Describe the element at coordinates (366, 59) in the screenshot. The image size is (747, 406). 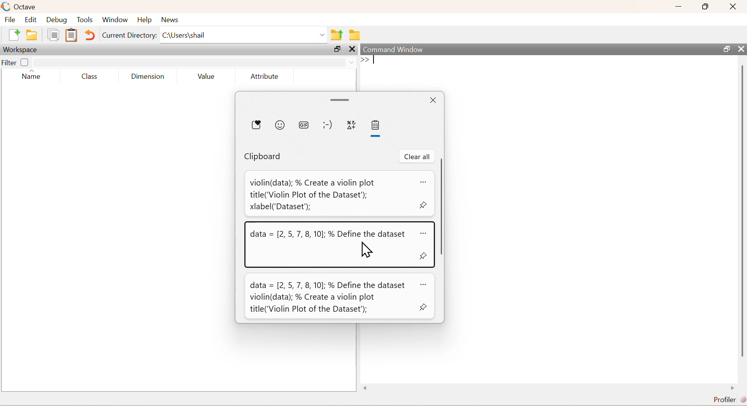
I see `>>` at that location.